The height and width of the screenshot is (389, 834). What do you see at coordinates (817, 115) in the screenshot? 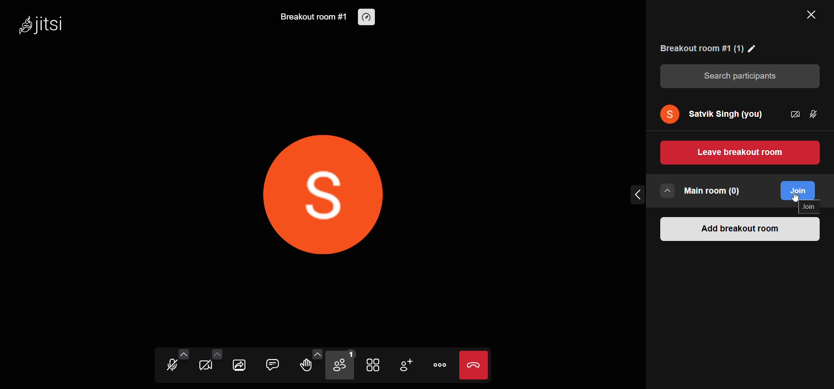
I see `mic` at bounding box center [817, 115].